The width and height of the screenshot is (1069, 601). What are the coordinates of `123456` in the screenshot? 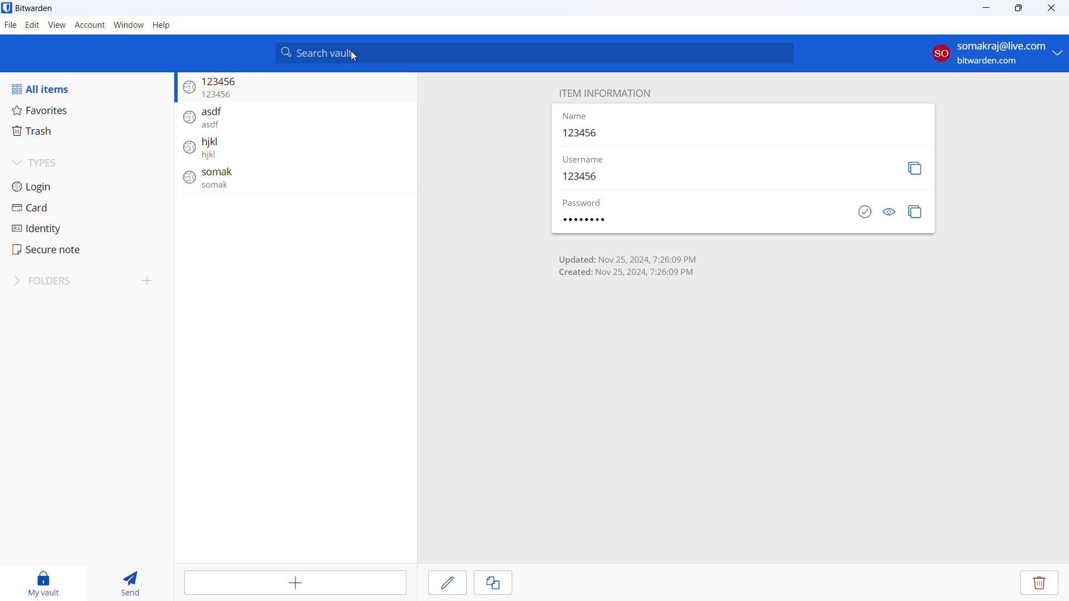 It's located at (585, 176).